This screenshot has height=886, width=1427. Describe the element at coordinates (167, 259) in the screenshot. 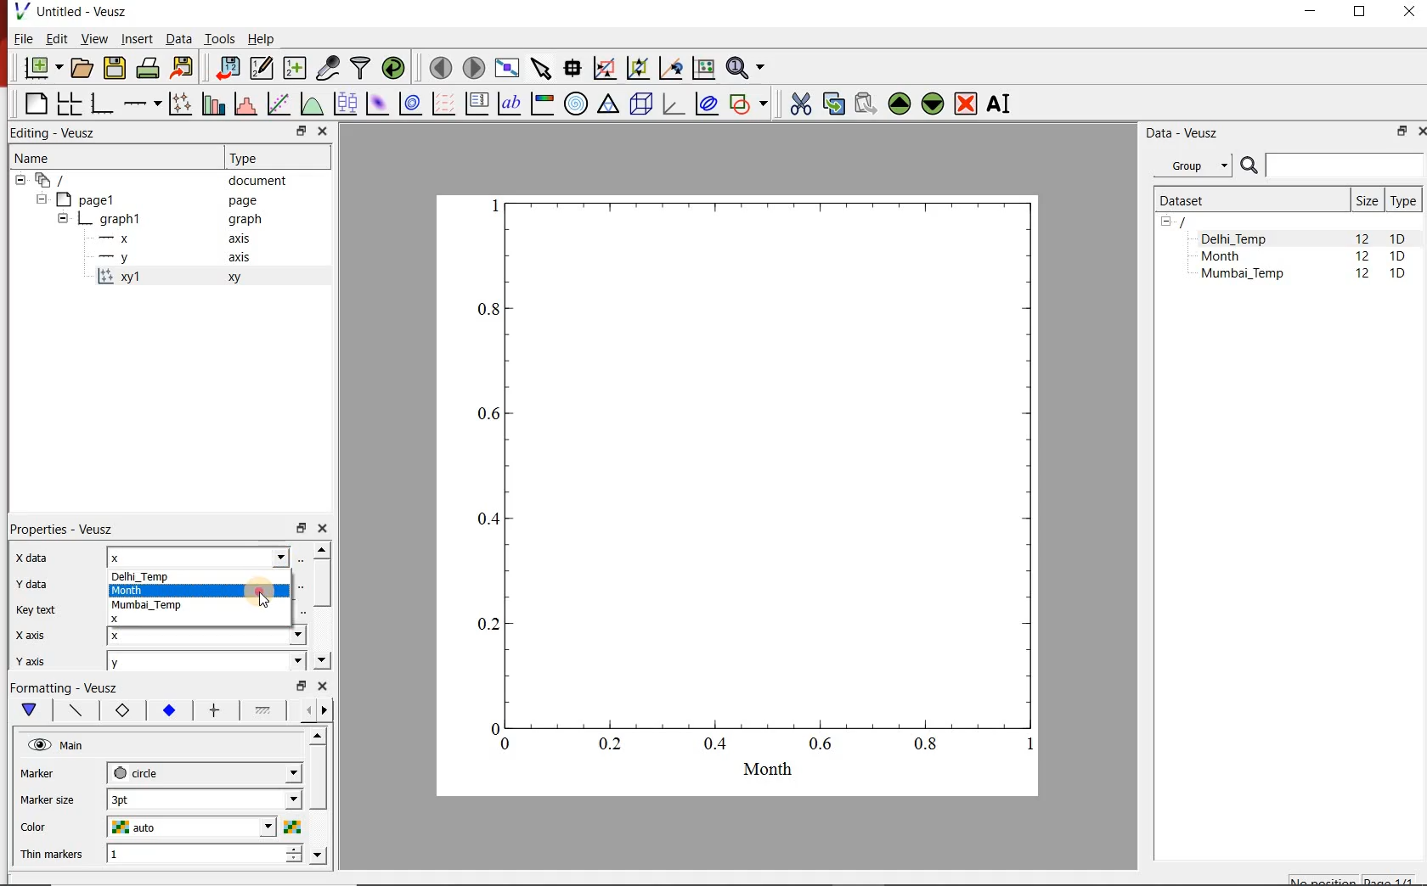

I see `-y axis` at that location.